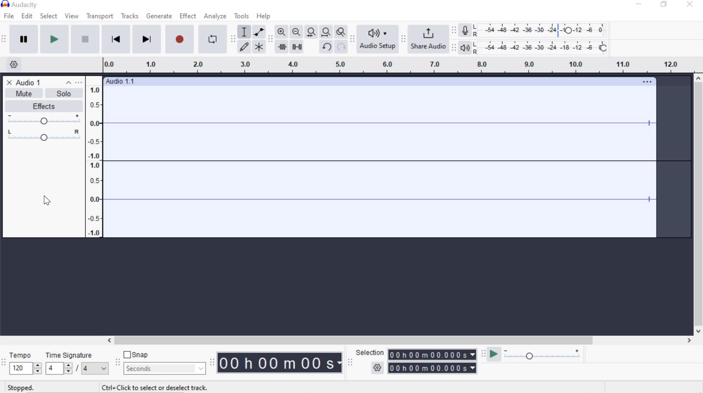  I want to click on Playback speed, so click(544, 355).